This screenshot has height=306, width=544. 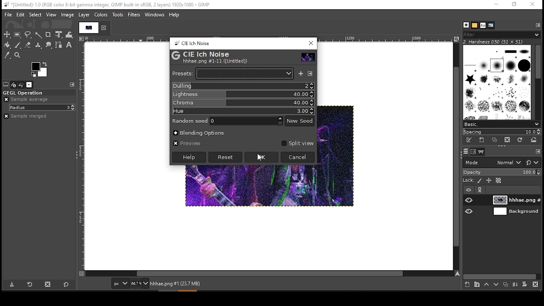 I want to click on color, so click(x=39, y=69).